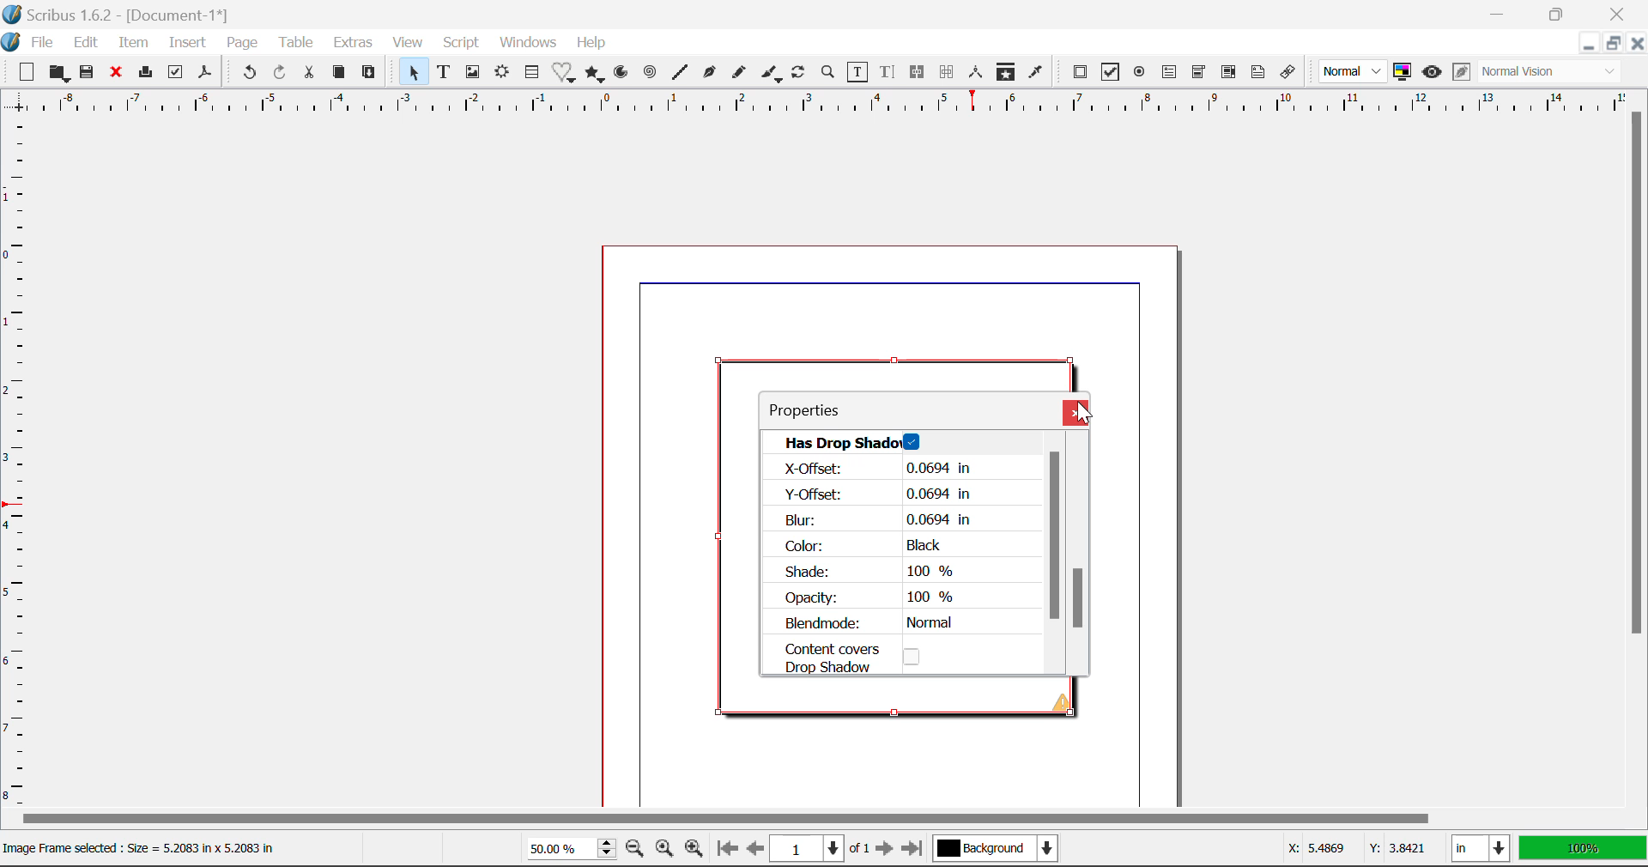  Describe the element at coordinates (975, 70) in the screenshot. I see `Measurements` at that location.